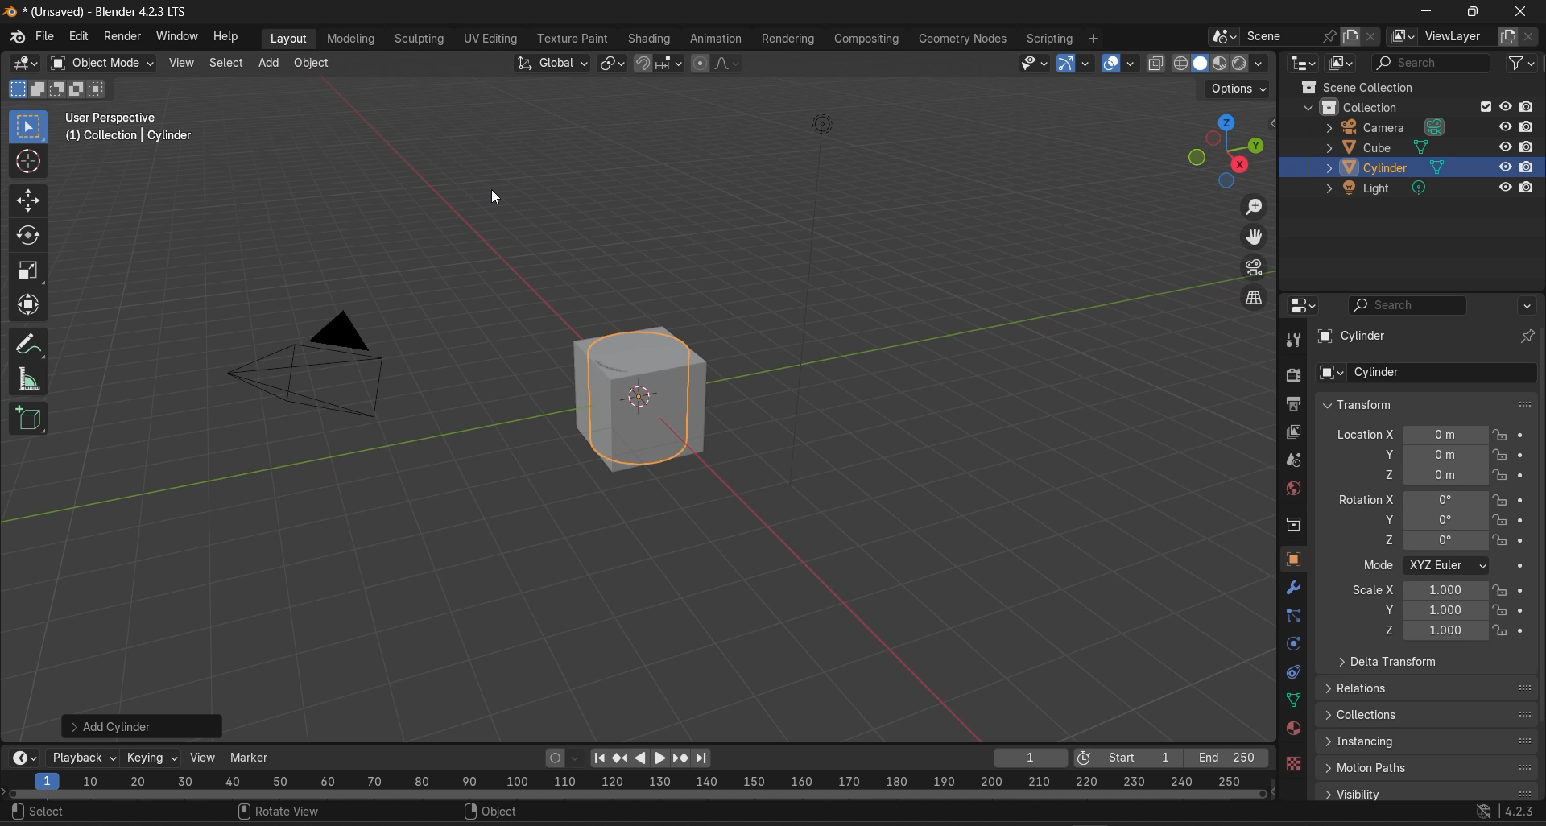  Describe the element at coordinates (1529, 147) in the screenshot. I see `disable in renders` at that location.